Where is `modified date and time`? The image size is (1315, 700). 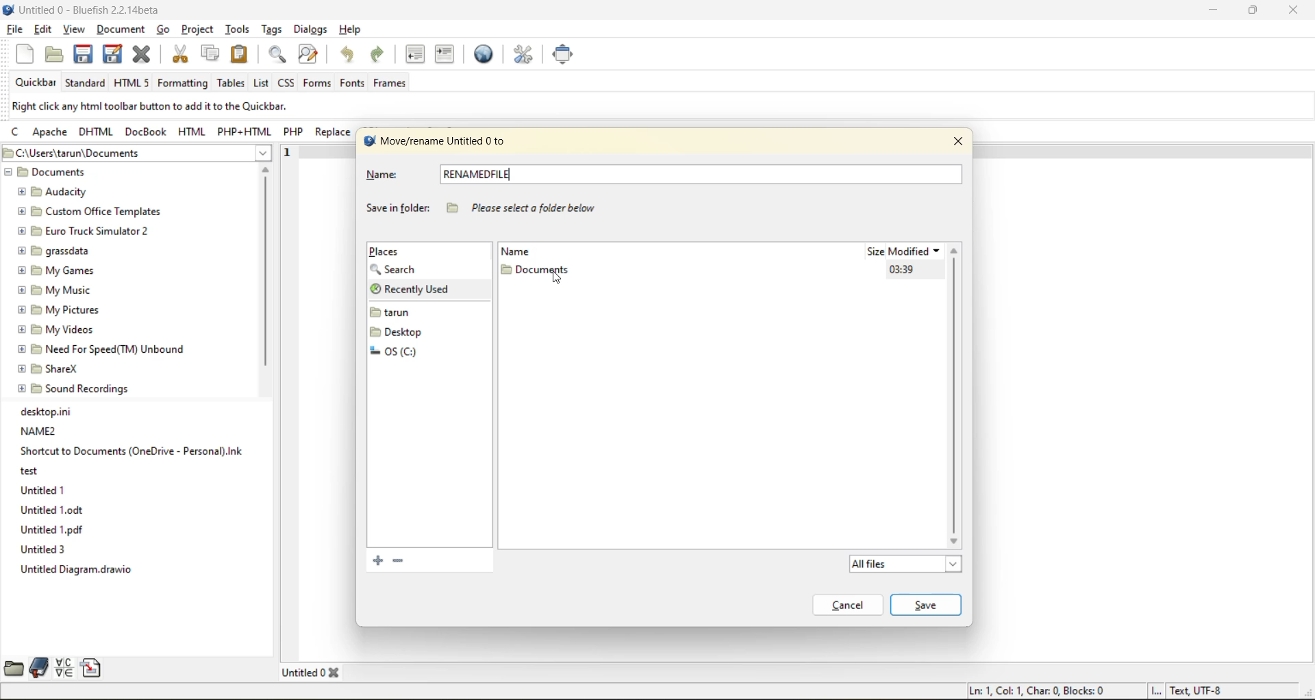
modified date and time is located at coordinates (901, 270).